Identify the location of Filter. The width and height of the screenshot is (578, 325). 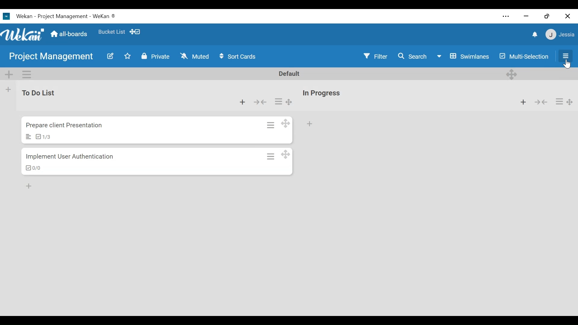
(375, 56).